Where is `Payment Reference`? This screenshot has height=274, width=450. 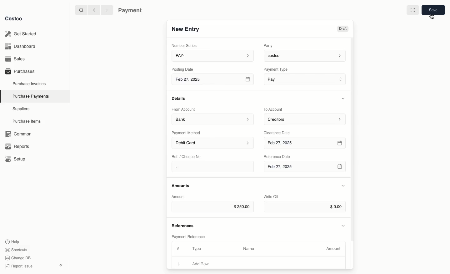 Payment Reference is located at coordinates (188, 236).